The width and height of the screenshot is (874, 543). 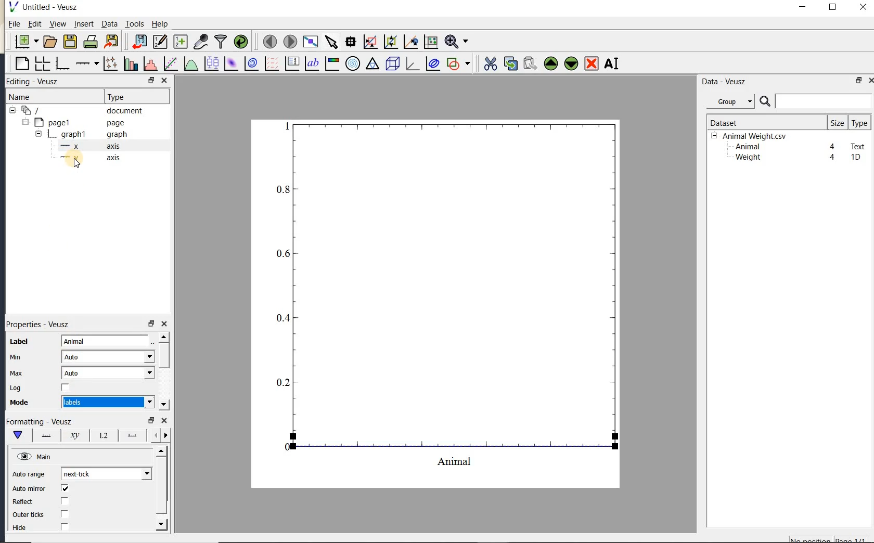 What do you see at coordinates (31, 97) in the screenshot?
I see `Name` at bounding box center [31, 97].